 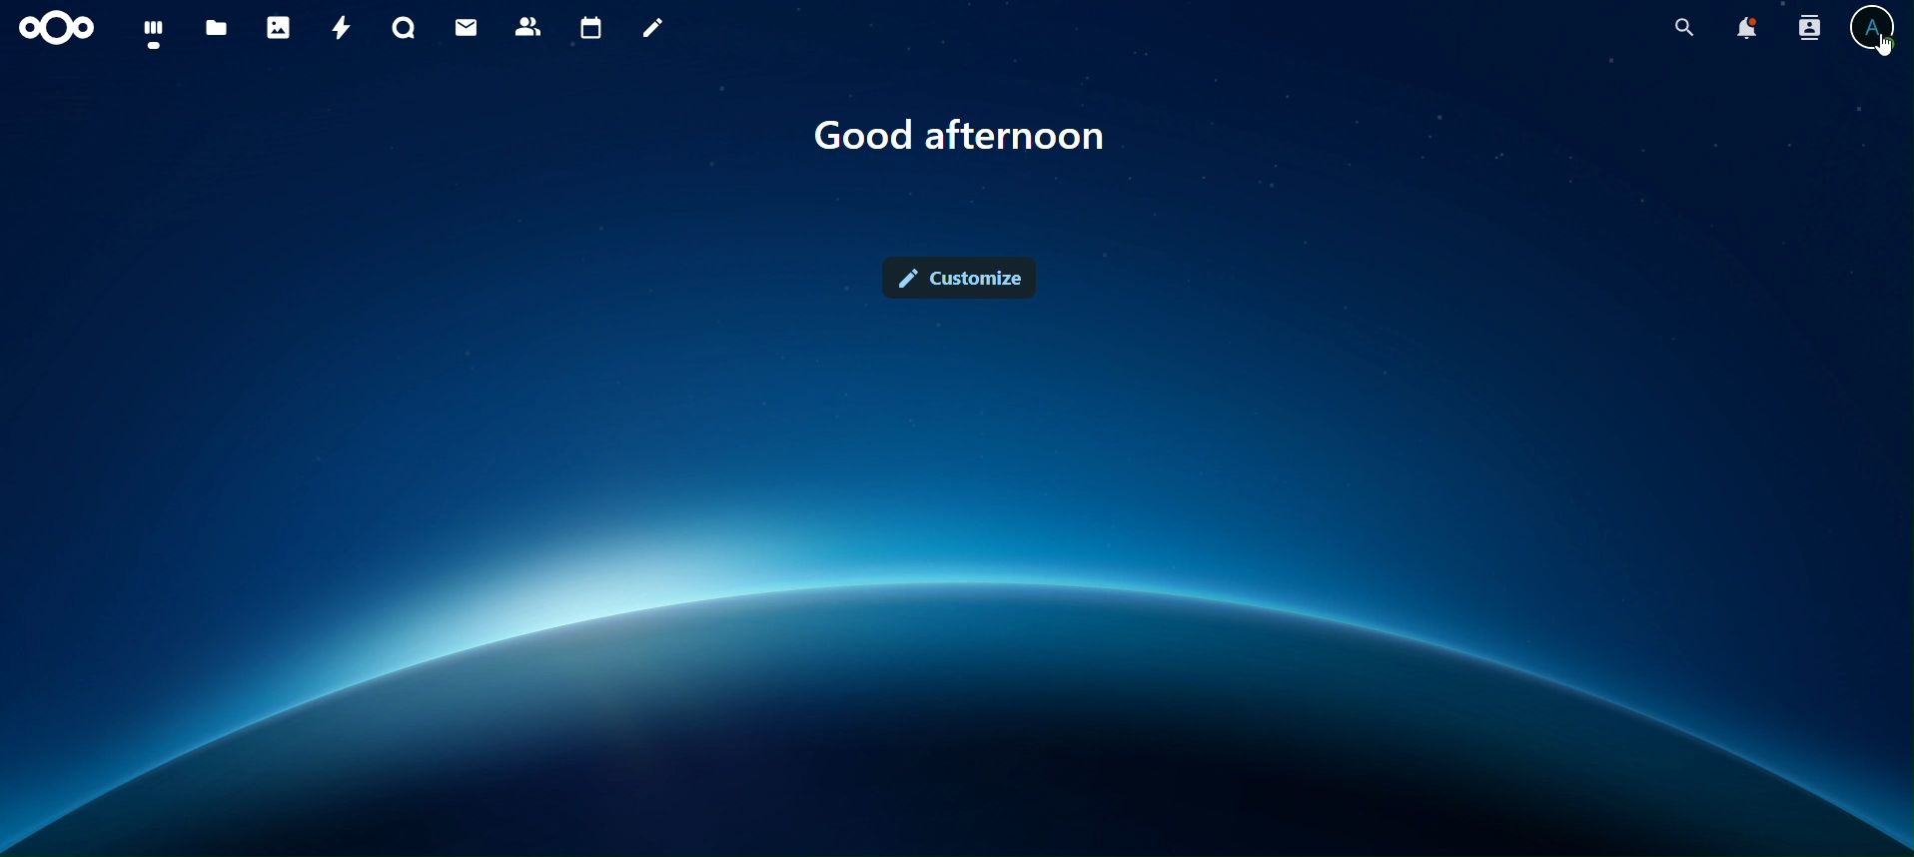 What do you see at coordinates (465, 27) in the screenshot?
I see `mail` at bounding box center [465, 27].